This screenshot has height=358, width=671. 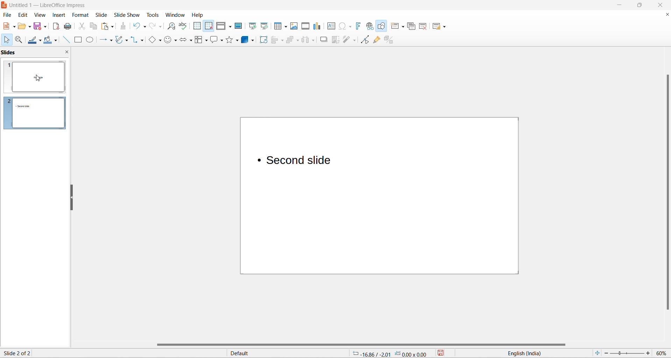 I want to click on insert, so click(x=60, y=15).